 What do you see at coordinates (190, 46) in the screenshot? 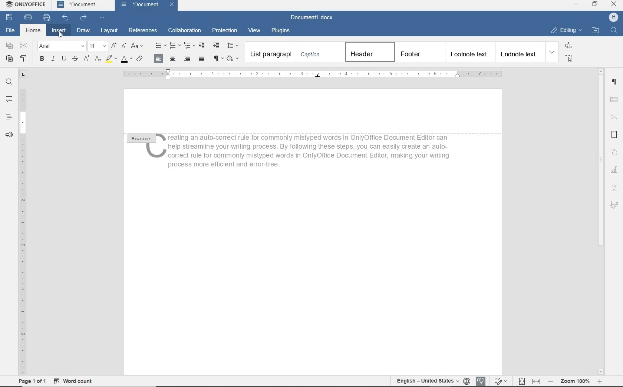
I see `MULTILEVEL LIST` at bounding box center [190, 46].